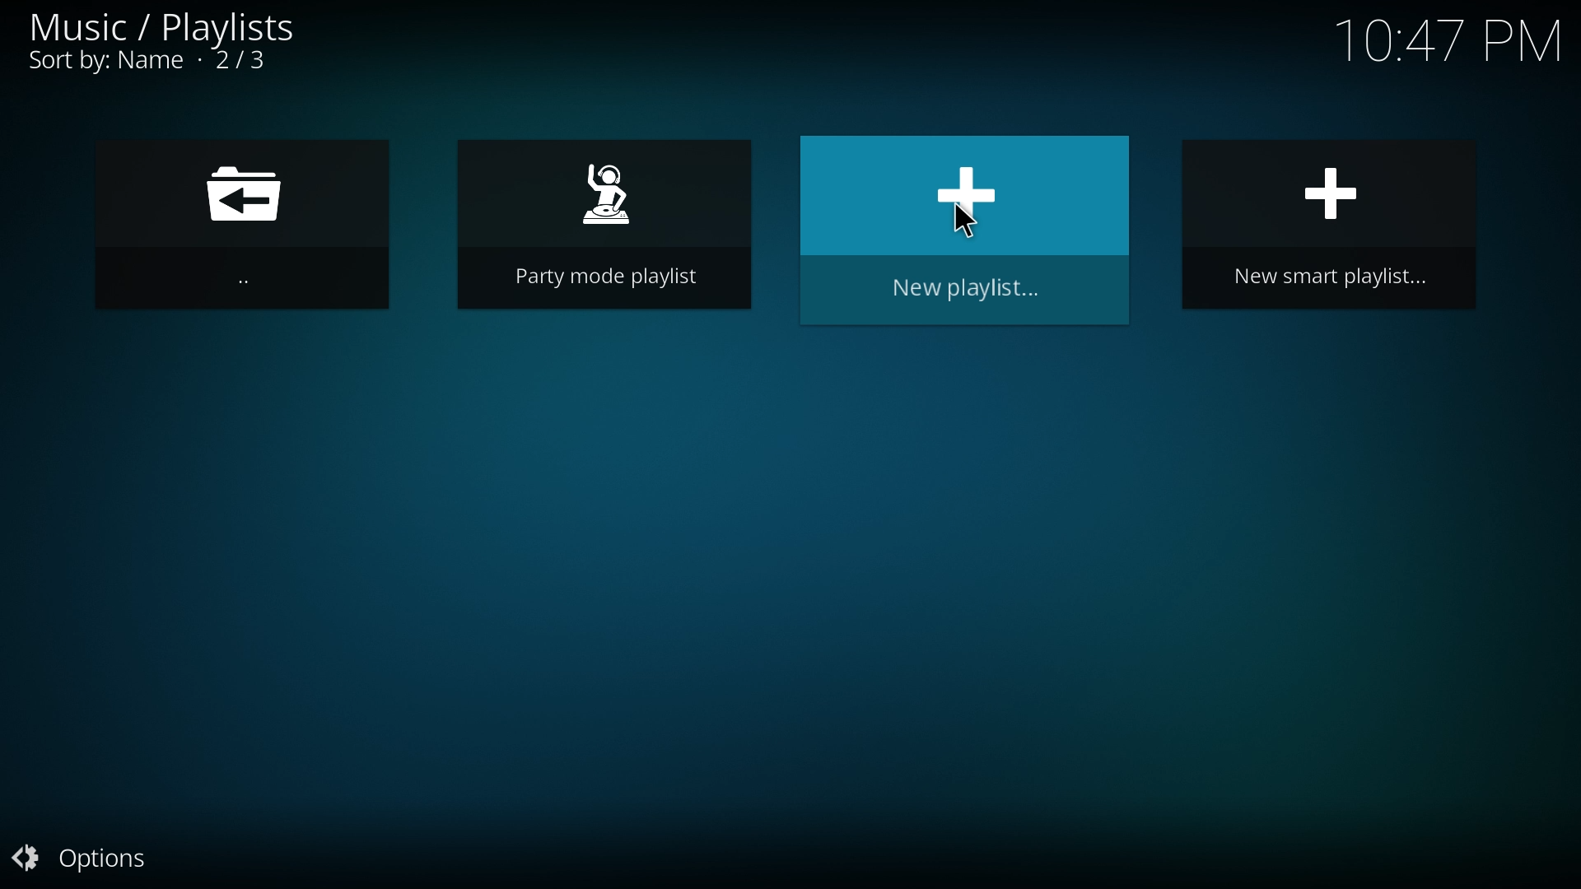 This screenshot has width=1581, height=889. Describe the element at coordinates (1329, 223) in the screenshot. I see `new smart playlist` at that location.